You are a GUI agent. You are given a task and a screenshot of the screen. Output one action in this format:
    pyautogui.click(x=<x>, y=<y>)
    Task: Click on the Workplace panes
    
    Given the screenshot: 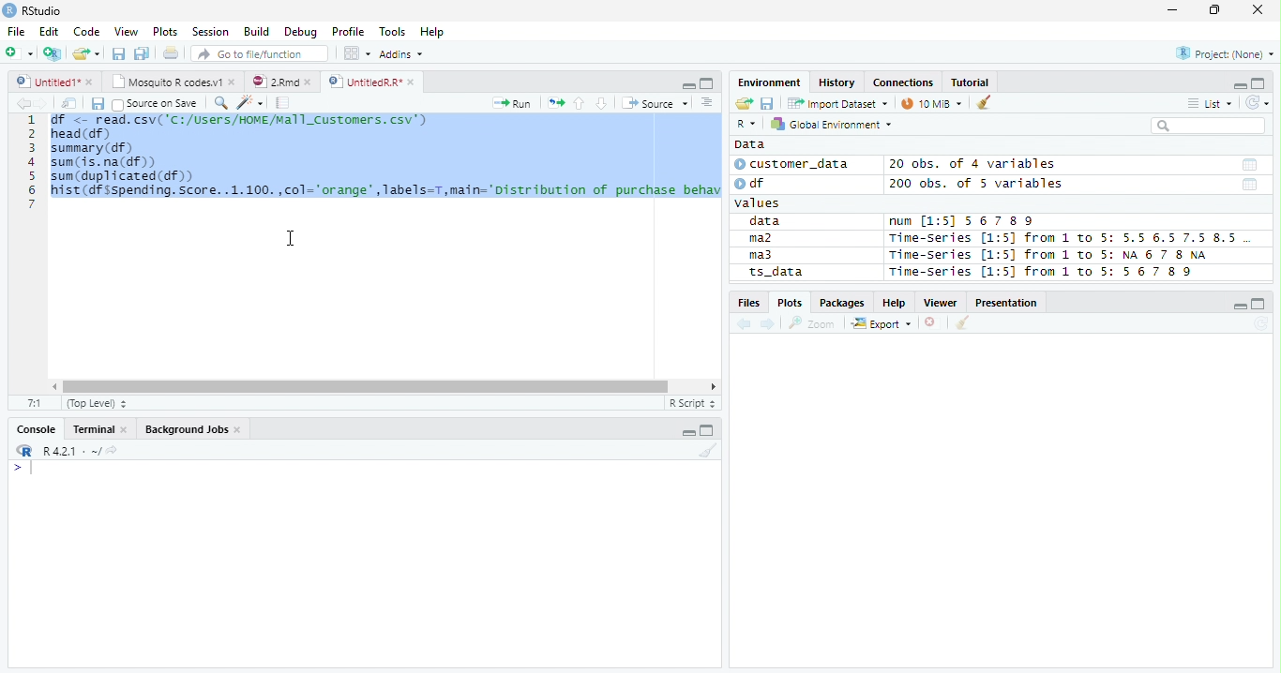 What is the action you would take?
    pyautogui.click(x=356, y=53)
    